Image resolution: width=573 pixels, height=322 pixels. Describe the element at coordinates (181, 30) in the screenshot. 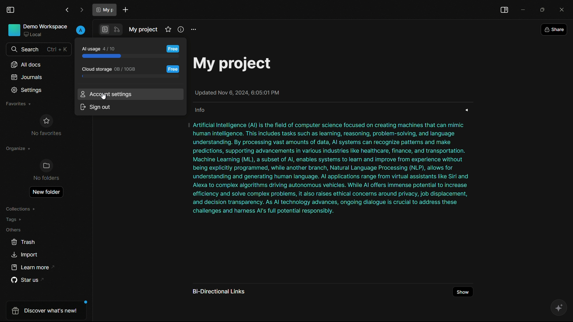

I see `info` at that location.